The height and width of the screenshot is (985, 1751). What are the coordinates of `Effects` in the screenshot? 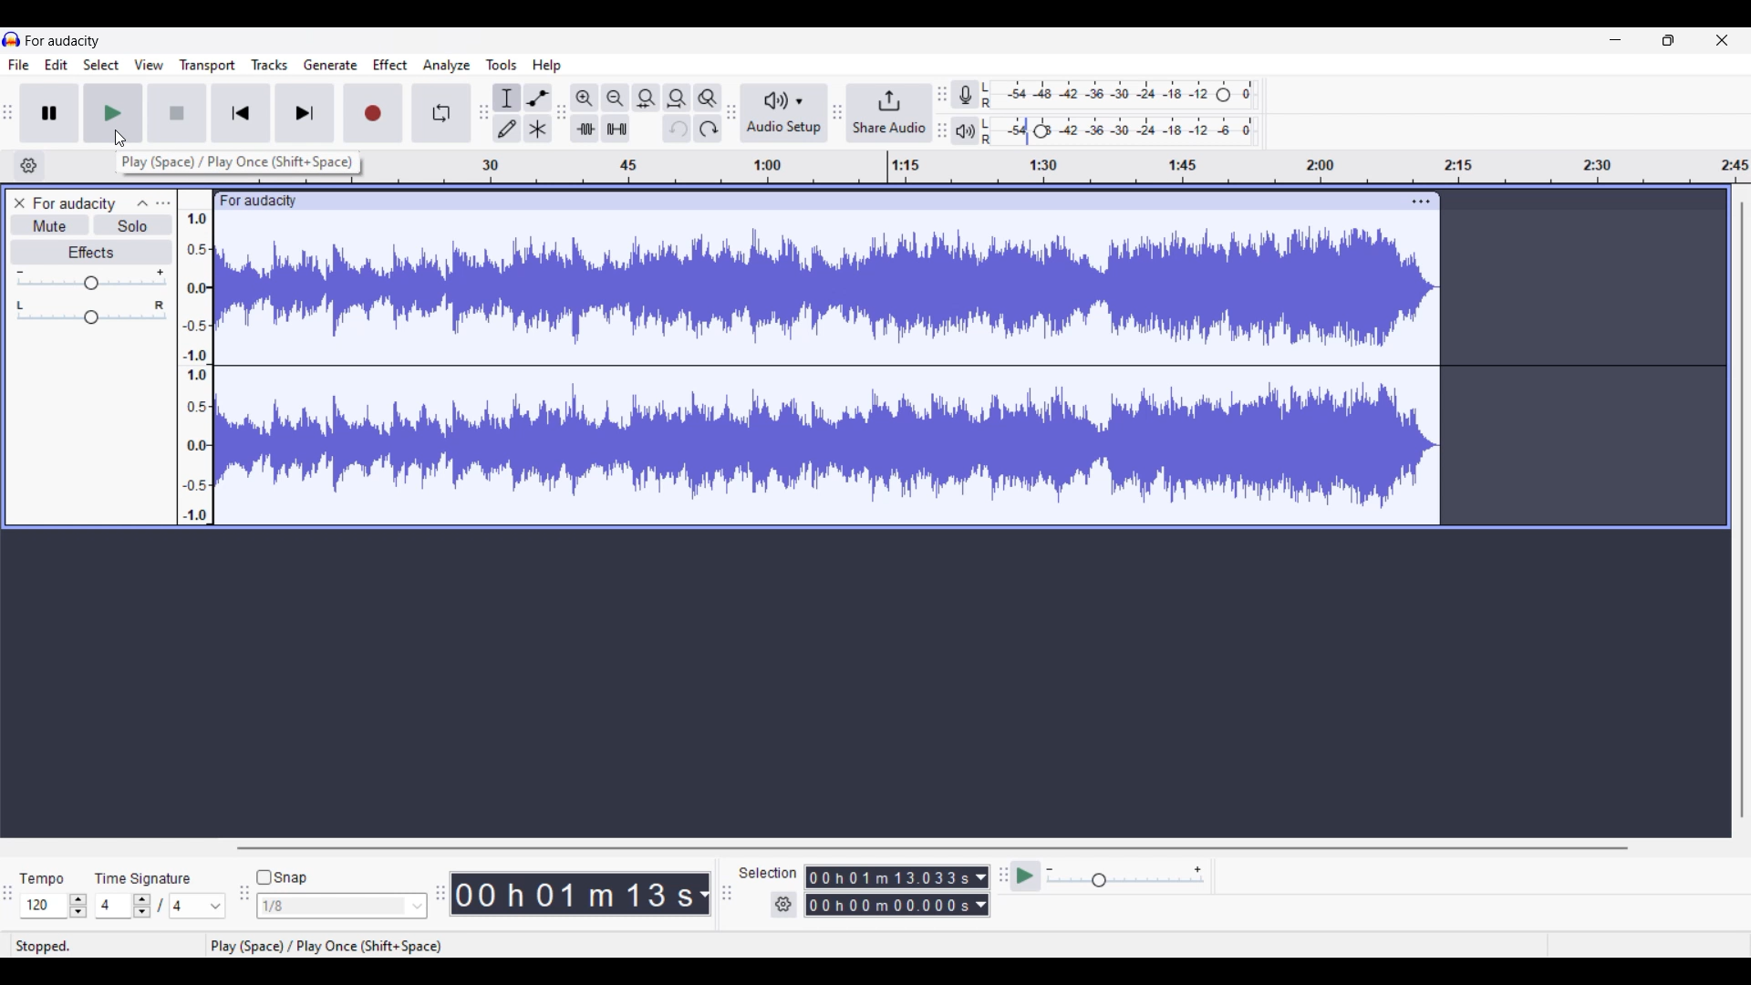 It's located at (91, 252).